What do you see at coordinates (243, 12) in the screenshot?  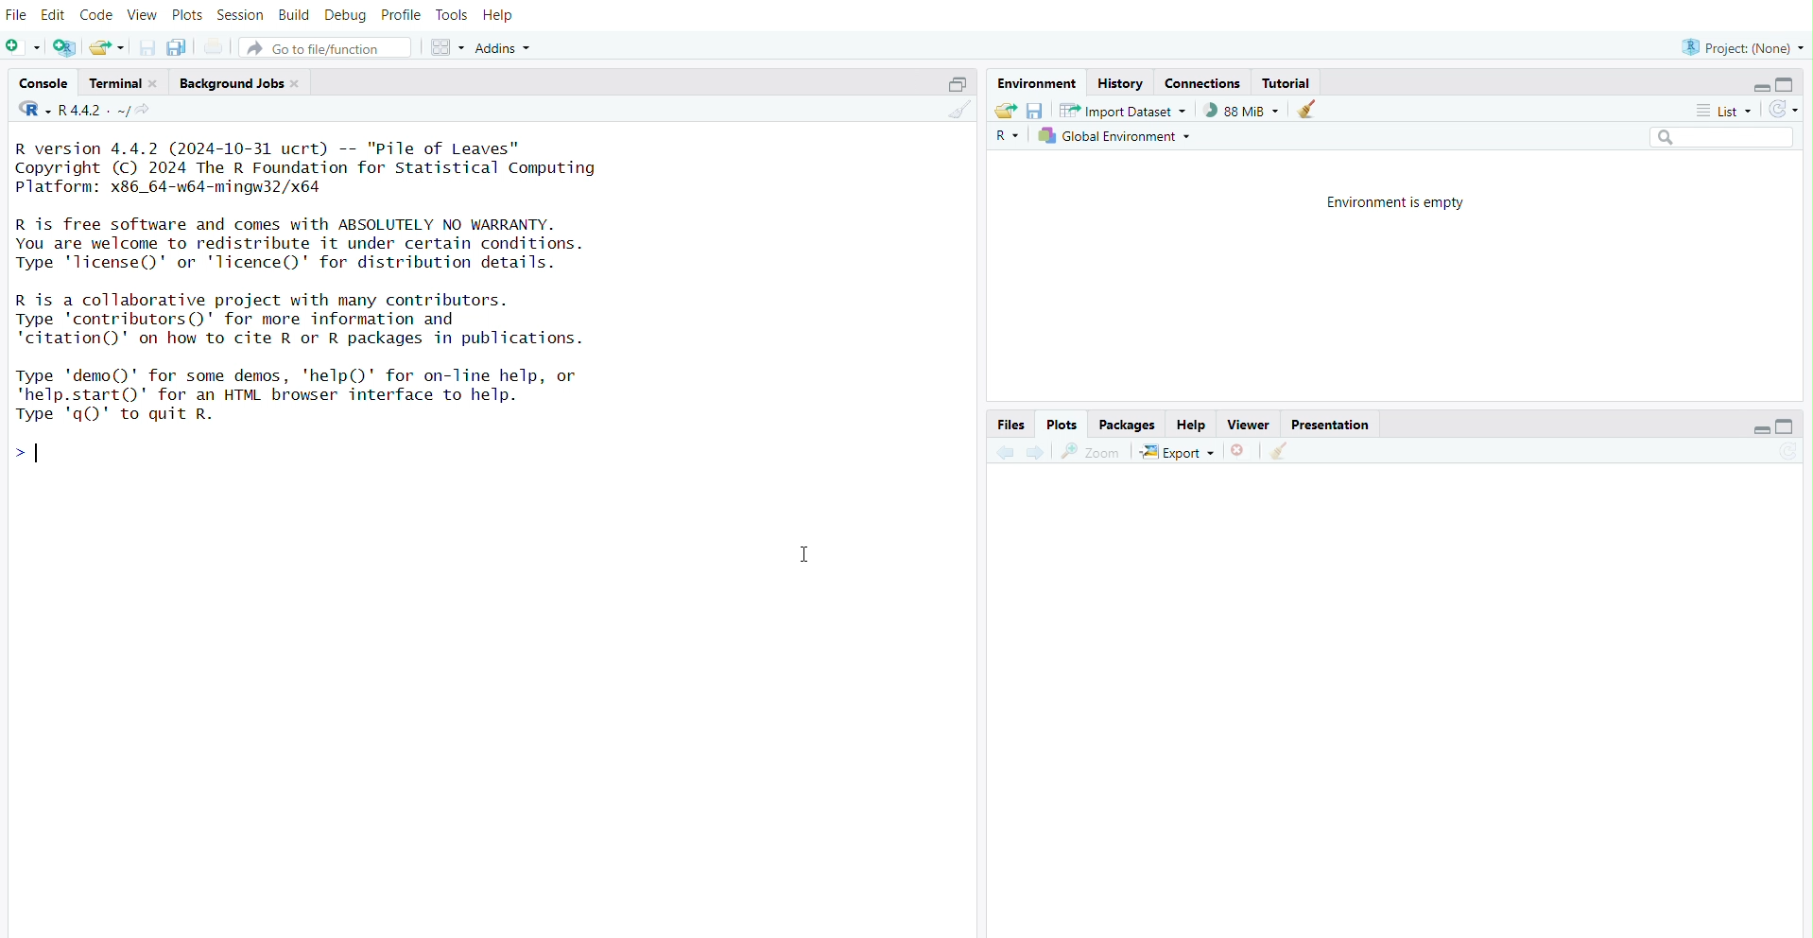 I see `session` at bounding box center [243, 12].